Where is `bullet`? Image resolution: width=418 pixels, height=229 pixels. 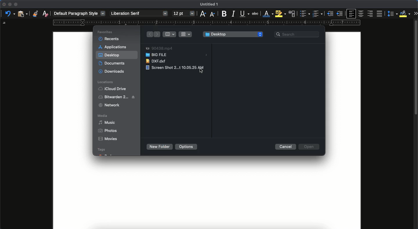
bullet is located at coordinates (304, 14).